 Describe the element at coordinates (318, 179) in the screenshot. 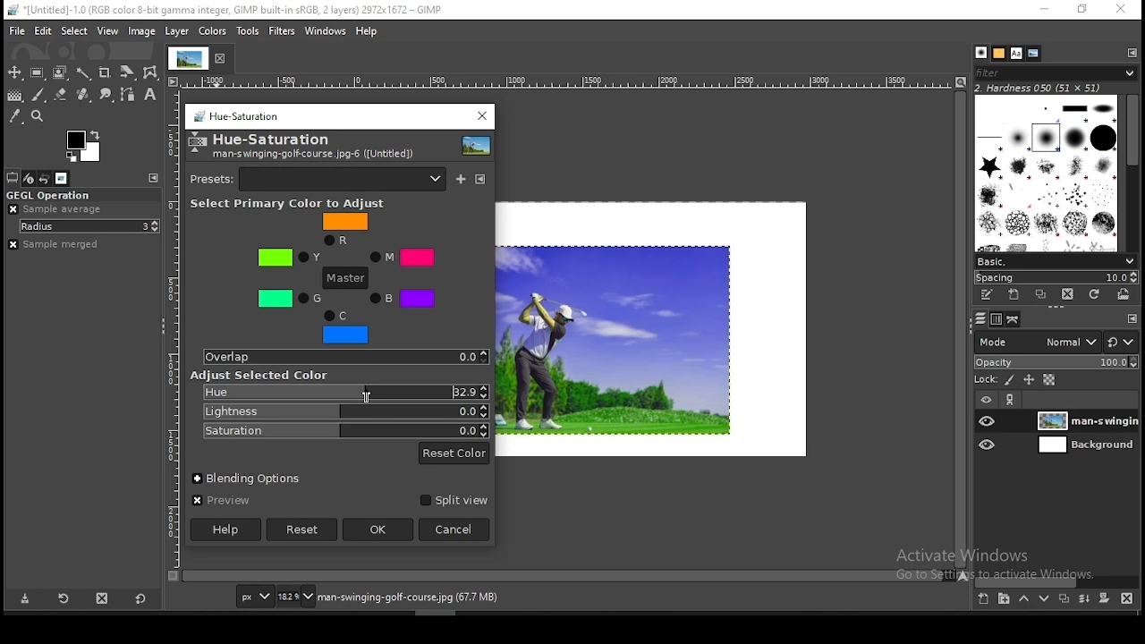

I see `presets` at that location.